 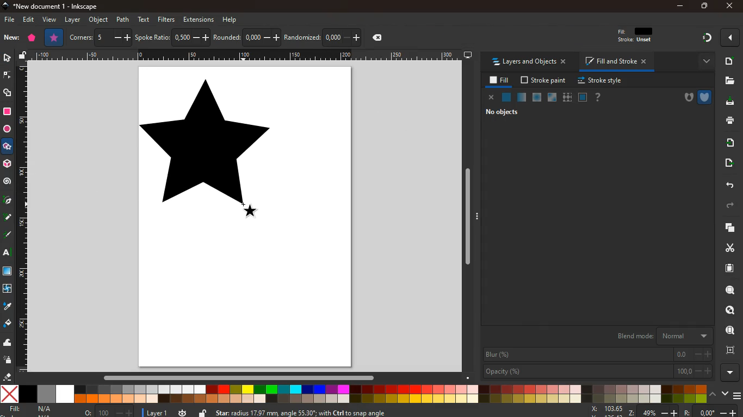 What do you see at coordinates (8, 306) in the screenshot?
I see `drop` at bounding box center [8, 306].